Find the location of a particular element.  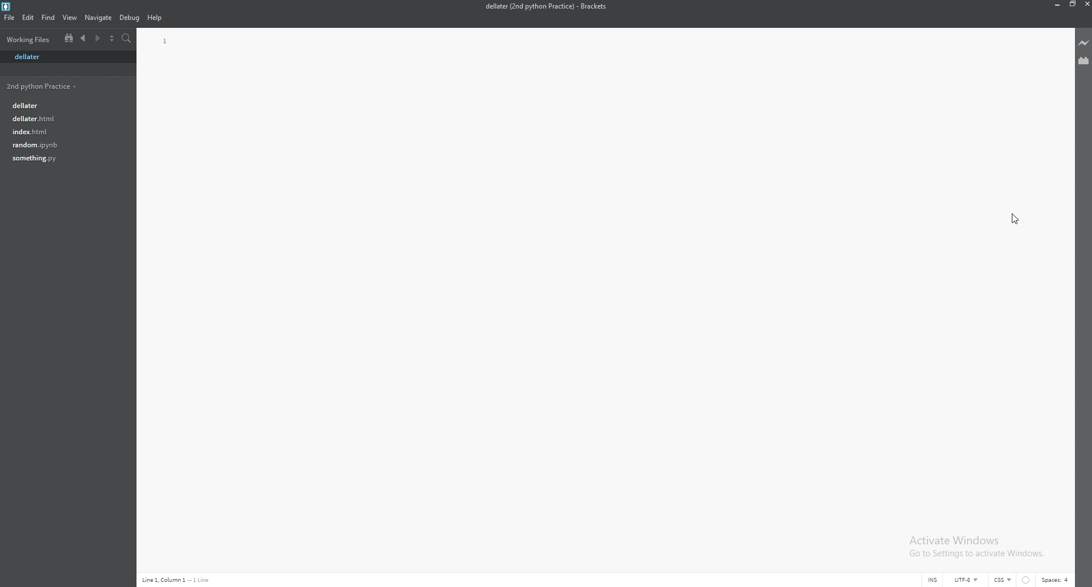

working files is located at coordinates (30, 39).